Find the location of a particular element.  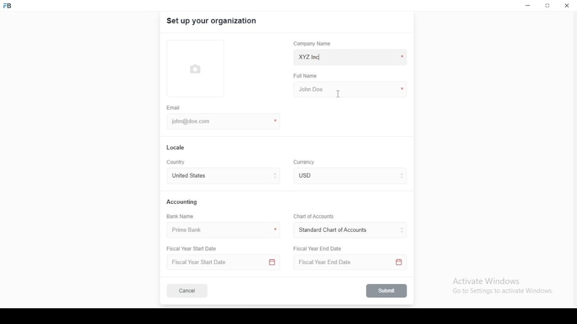

set up your organization is located at coordinates (212, 21).